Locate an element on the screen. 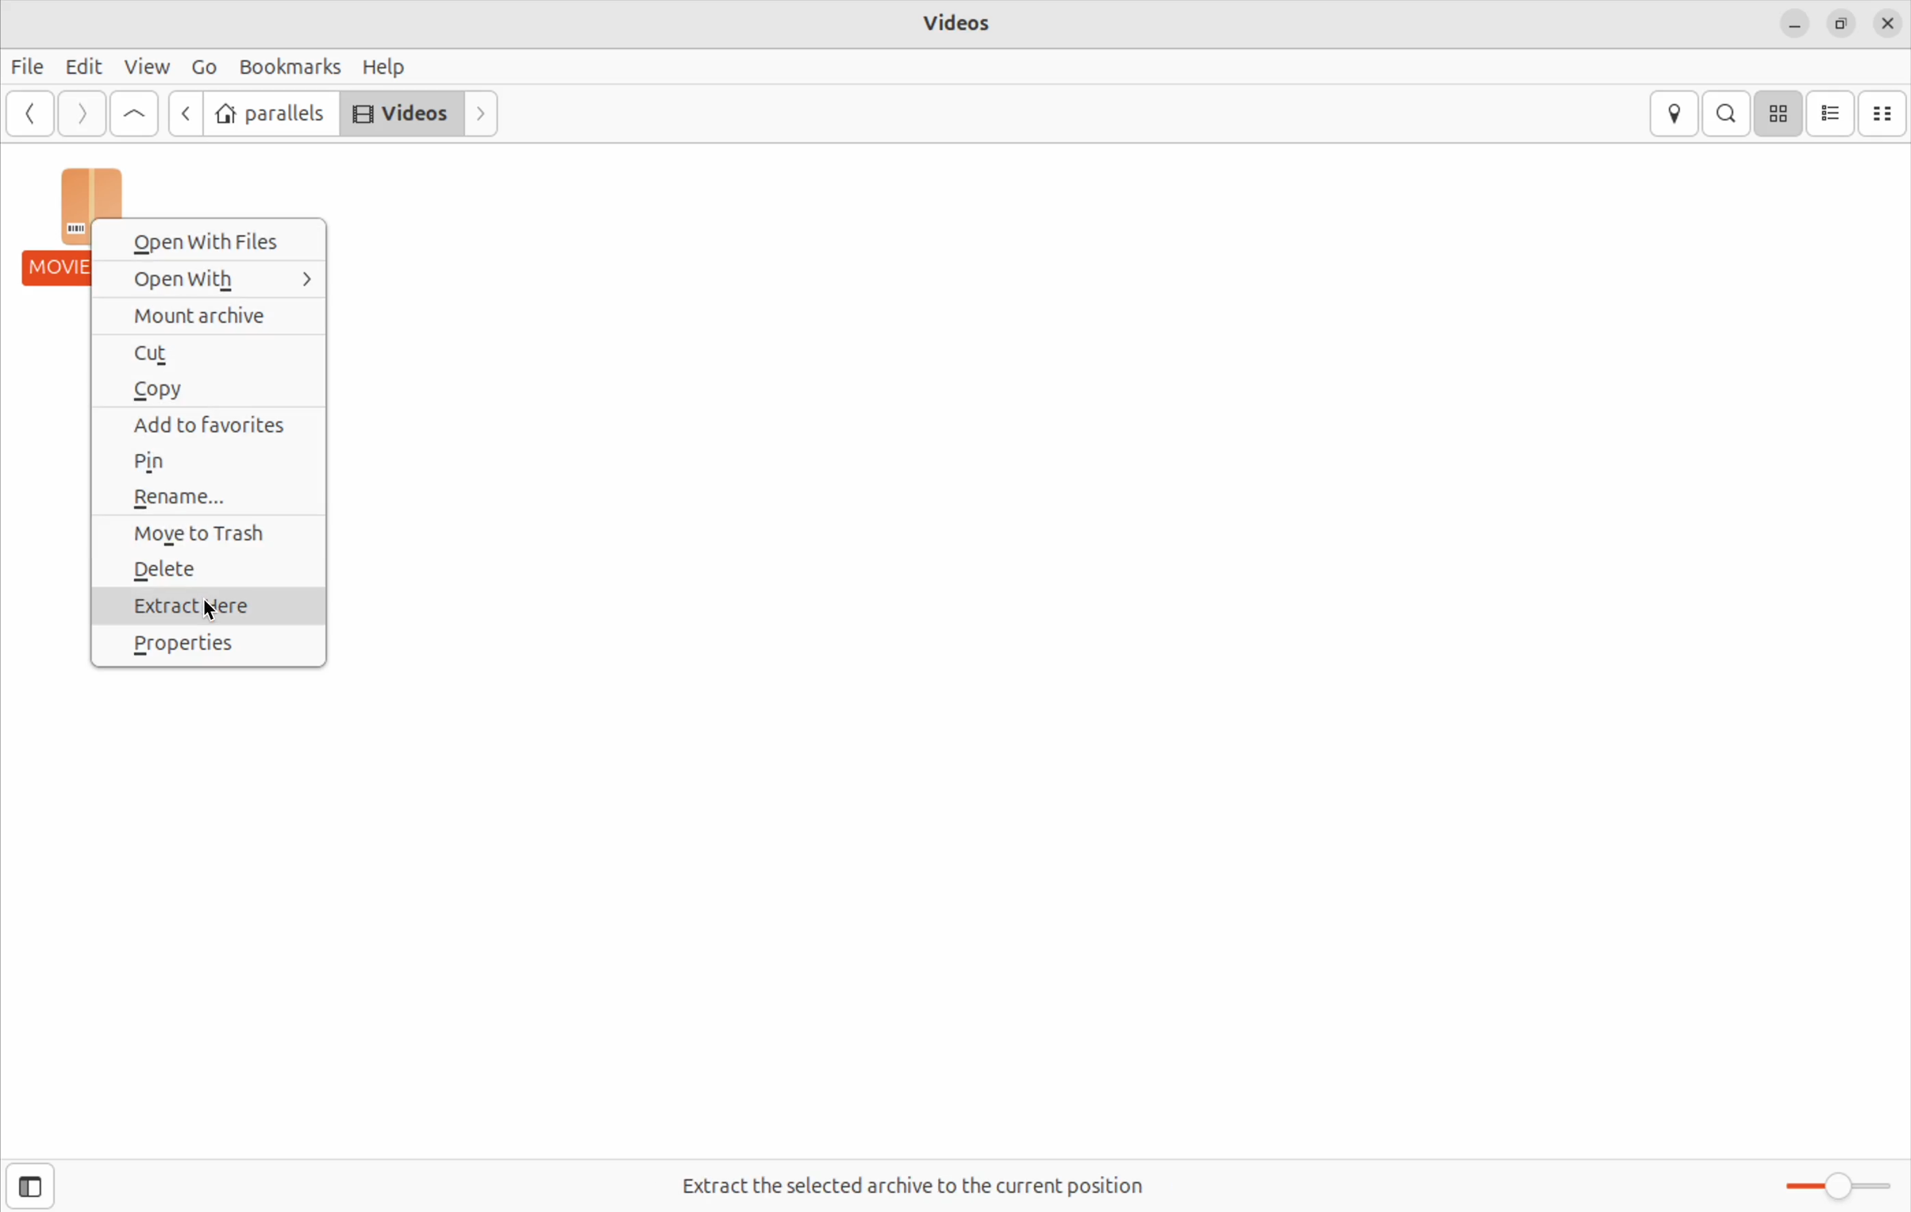 The image size is (1911, 1212). location is located at coordinates (1676, 112).